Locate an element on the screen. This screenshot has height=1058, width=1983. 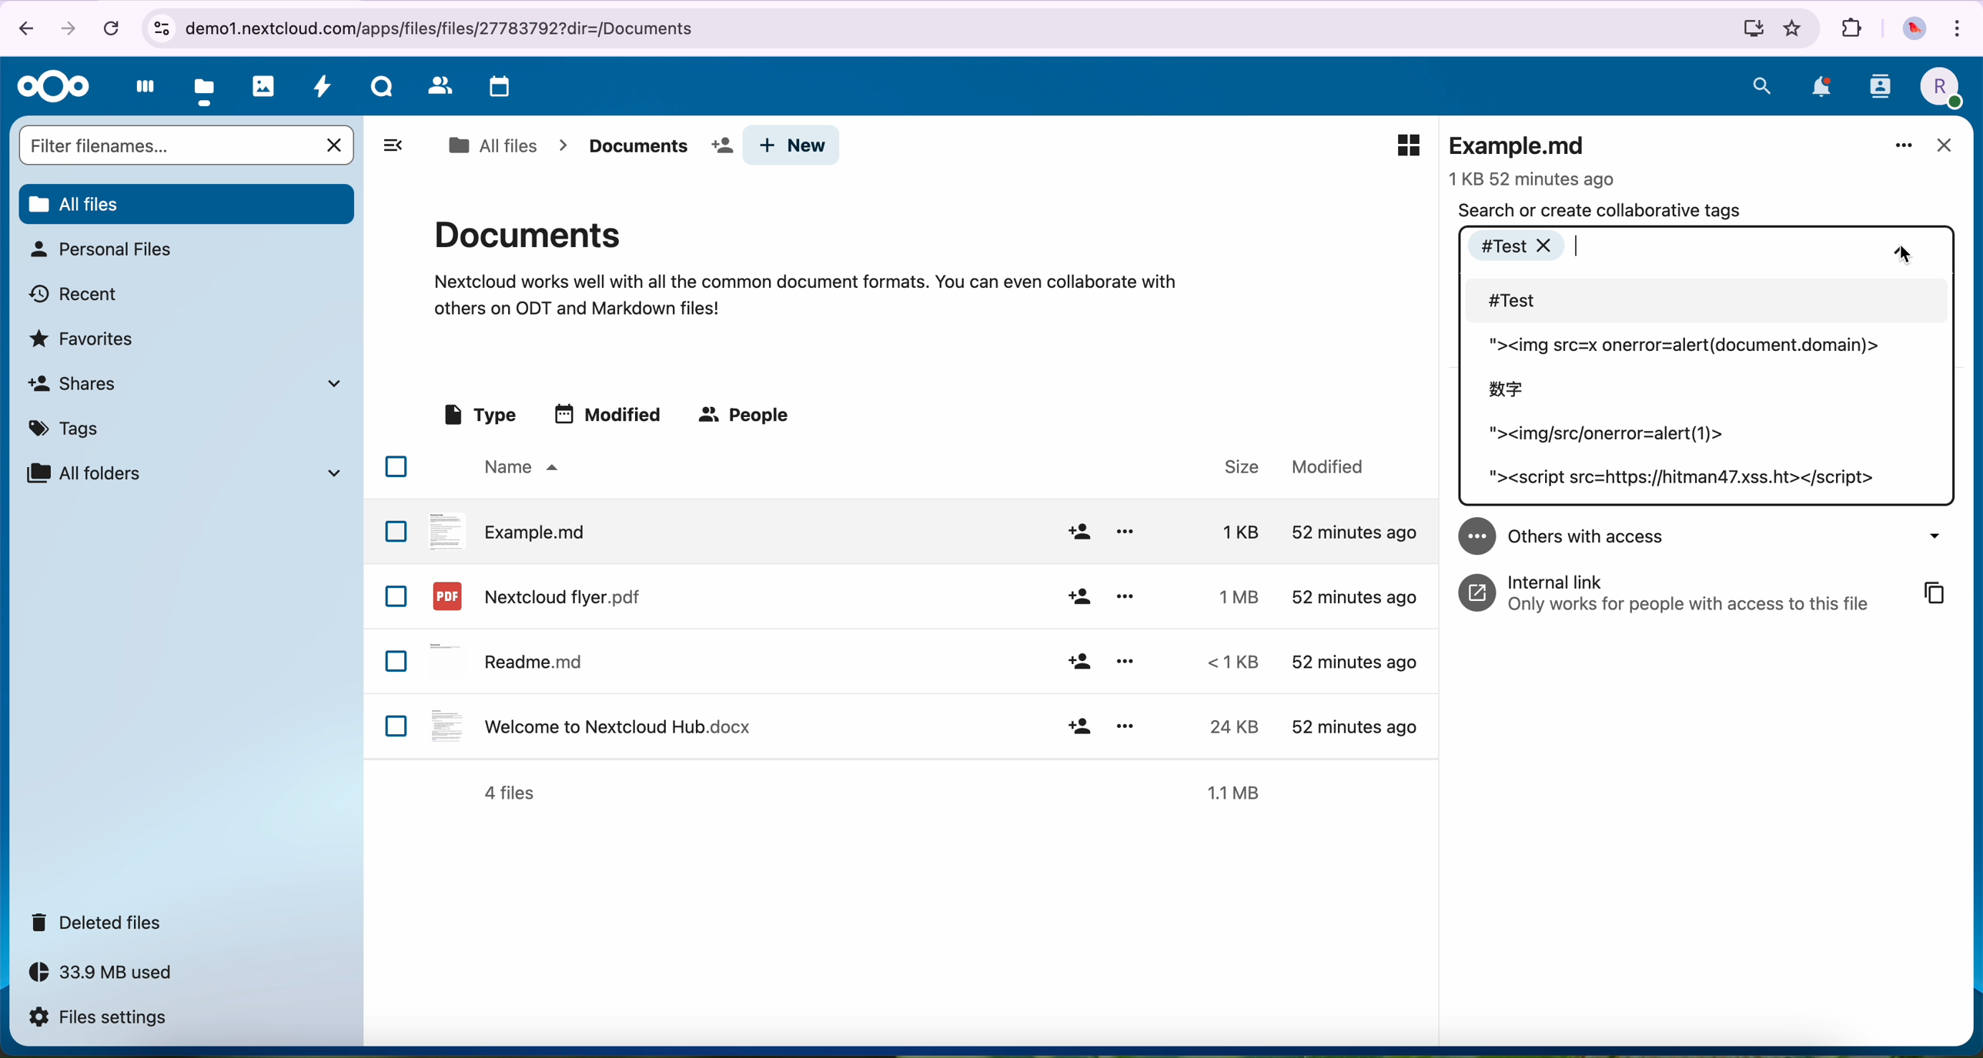
extensions is located at coordinates (1851, 29).